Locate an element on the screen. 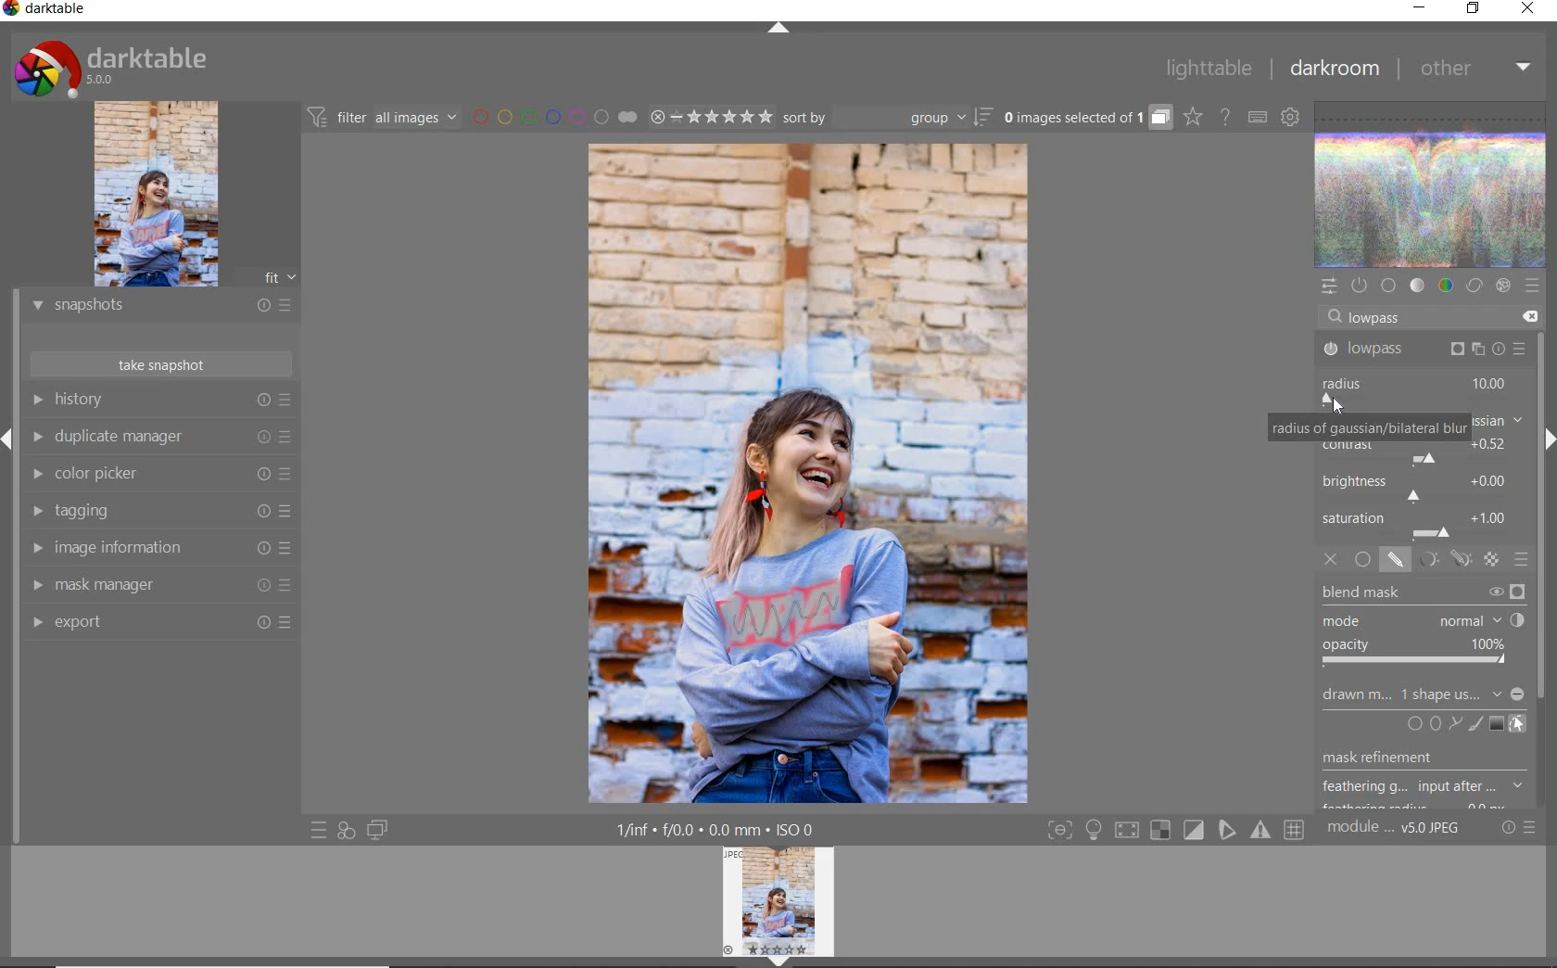 This screenshot has width=1557, height=968. Toggle modes is located at coordinates (1174, 831).